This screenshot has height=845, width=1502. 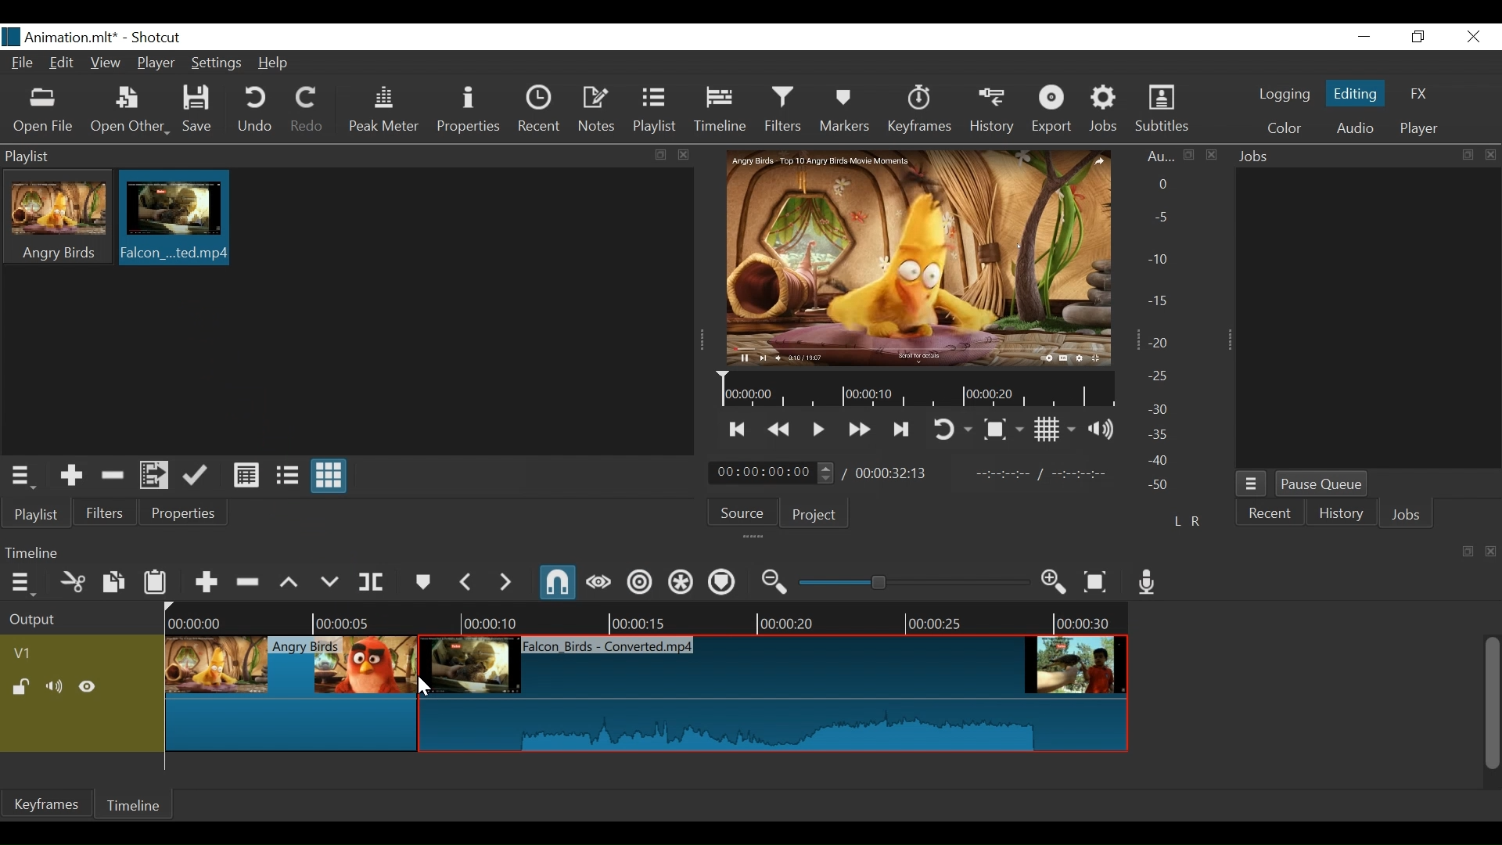 What do you see at coordinates (559, 584) in the screenshot?
I see `Snap` at bounding box center [559, 584].